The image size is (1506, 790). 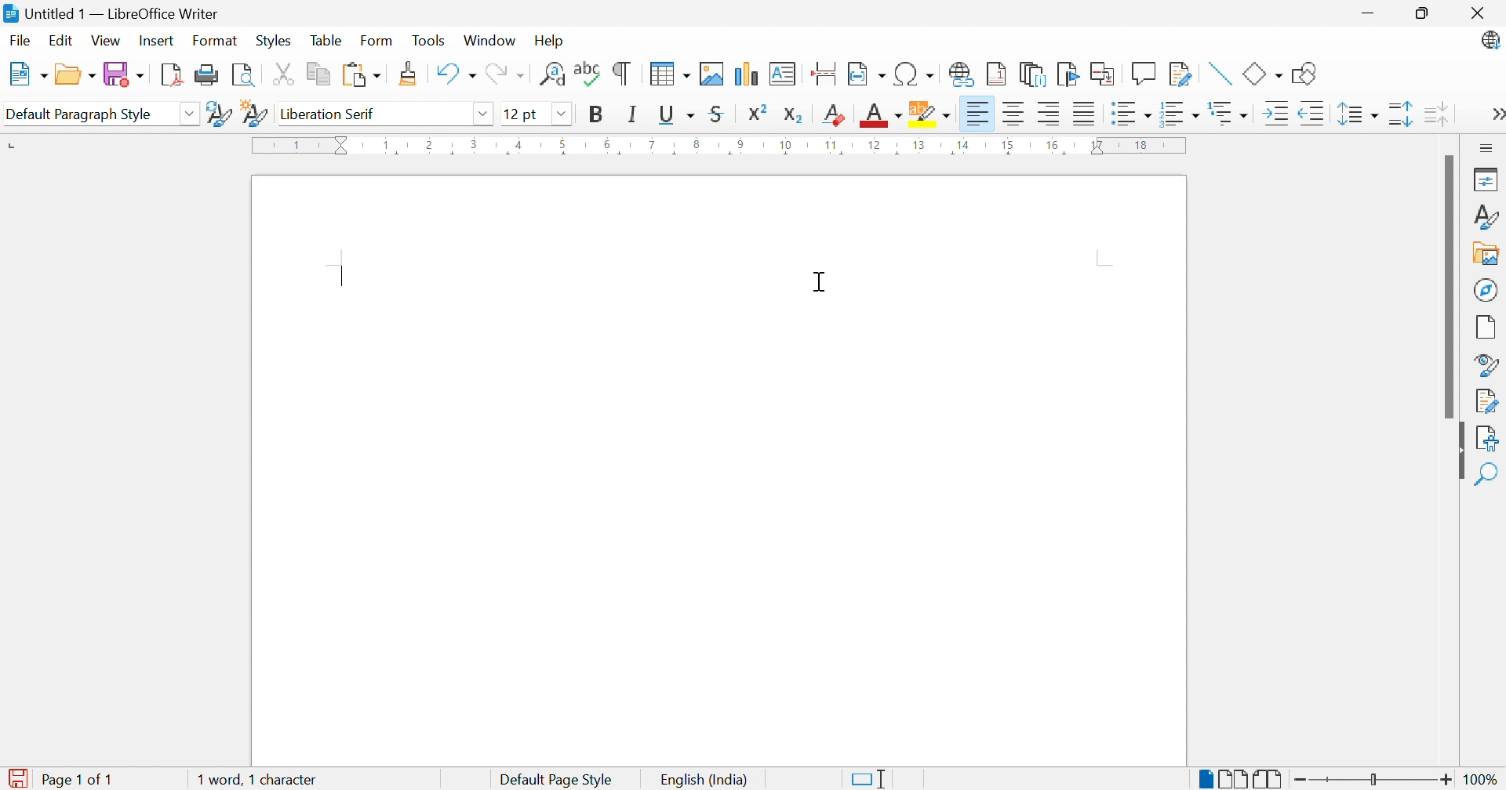 What do you see at coordinates (995, 75) in the screenshot?
I see `Insert Footnote` at bounding box center [995, 75].